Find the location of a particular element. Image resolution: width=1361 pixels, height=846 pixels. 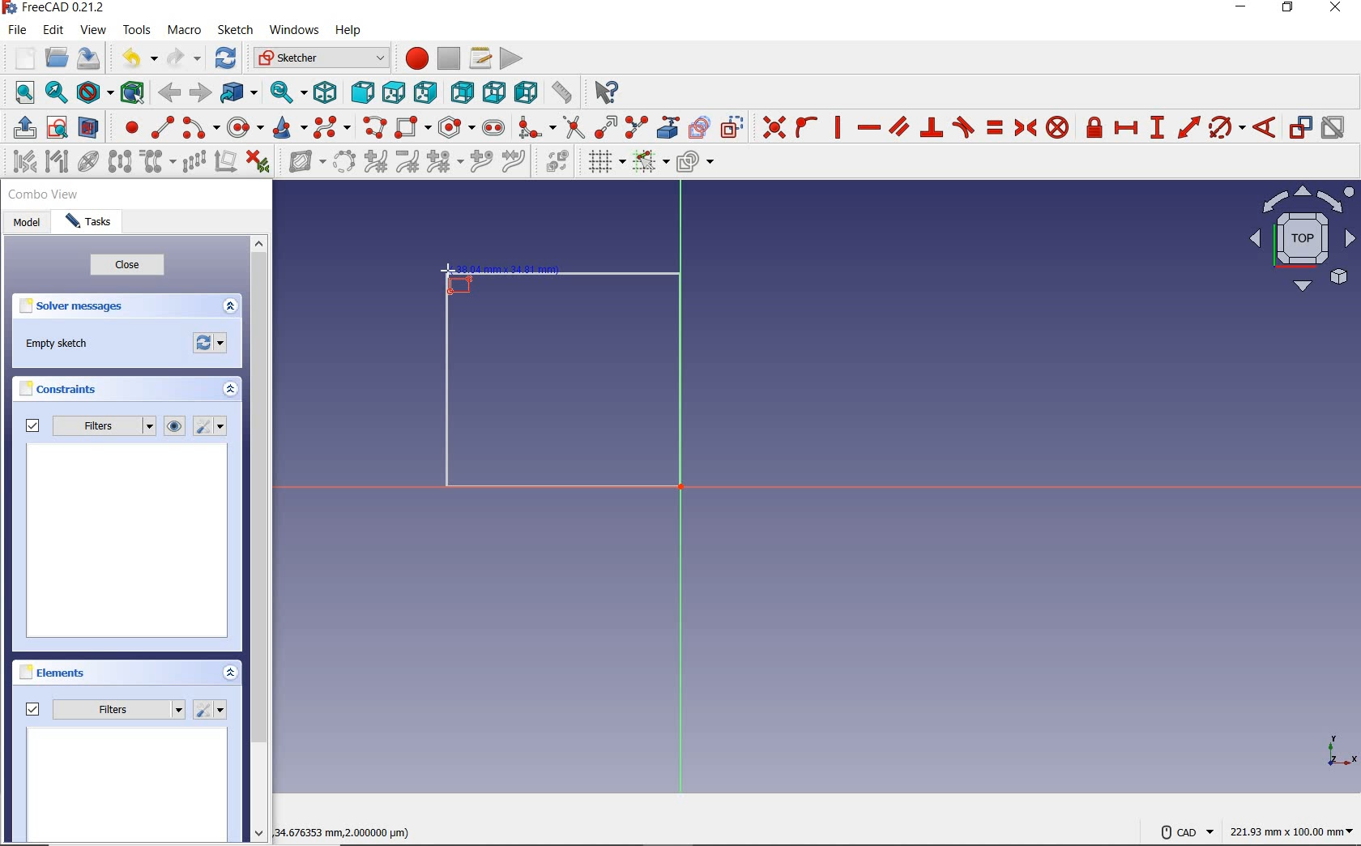

bounding box is located at coordinates (131, 92).